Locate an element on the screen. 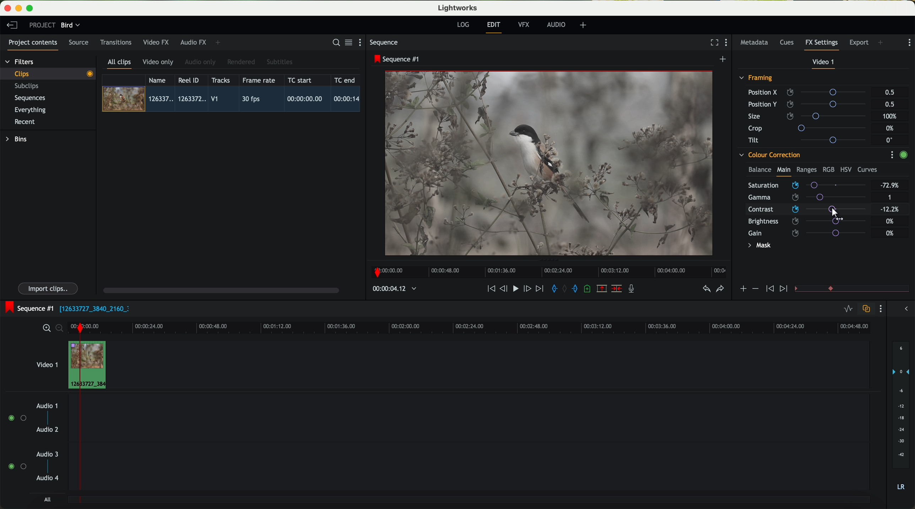  filters is located at coordinates (20, 61).